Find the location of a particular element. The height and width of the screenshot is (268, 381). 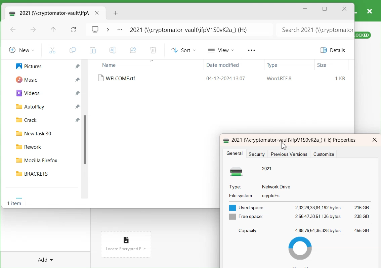

1 KB is located at coordinates (341, 79).